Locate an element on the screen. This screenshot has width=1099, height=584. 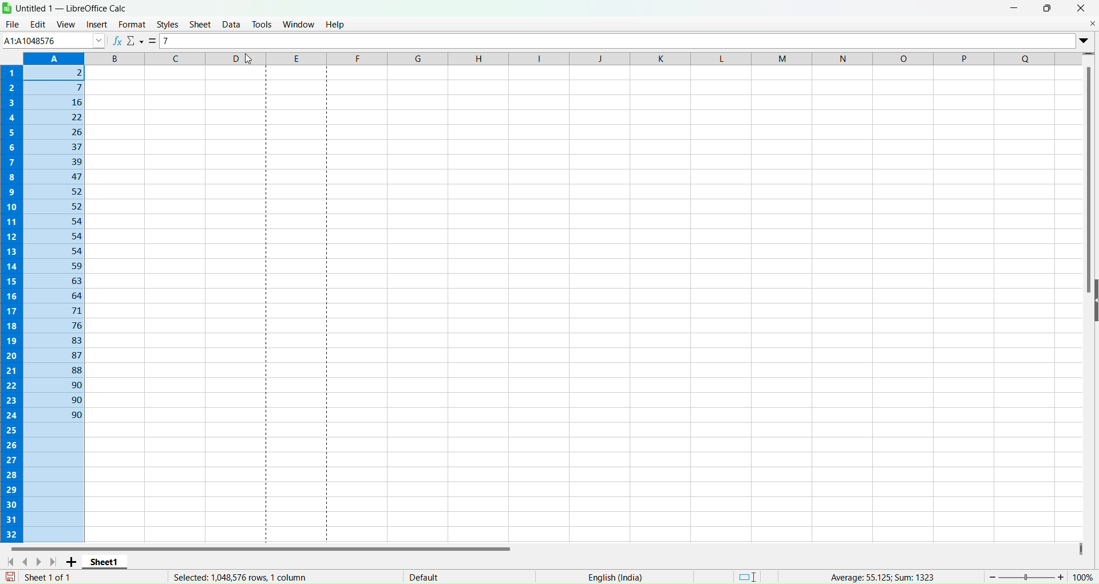
Tools is located at coordinates (262, 24).